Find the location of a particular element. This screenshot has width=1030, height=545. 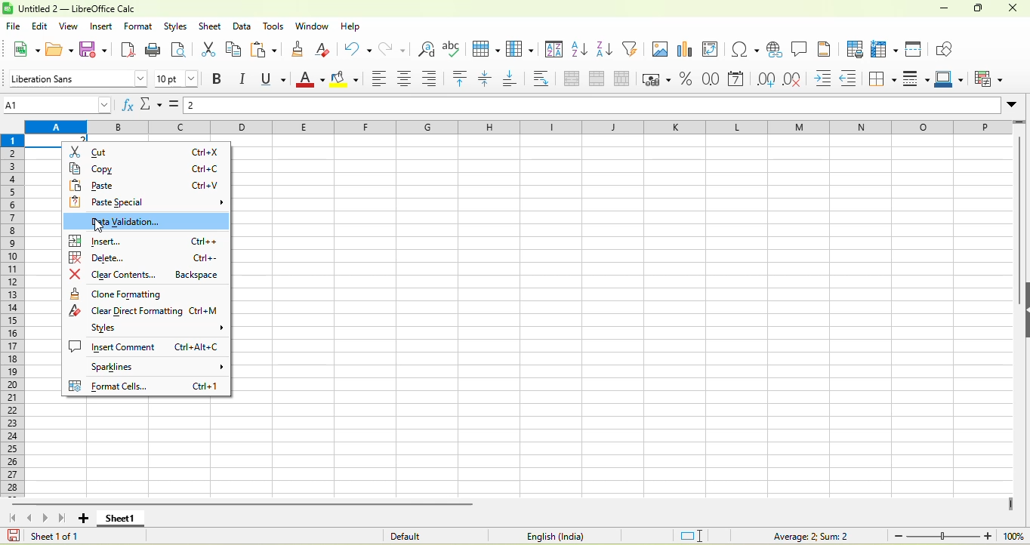

help is located at coordinates (350, 26).